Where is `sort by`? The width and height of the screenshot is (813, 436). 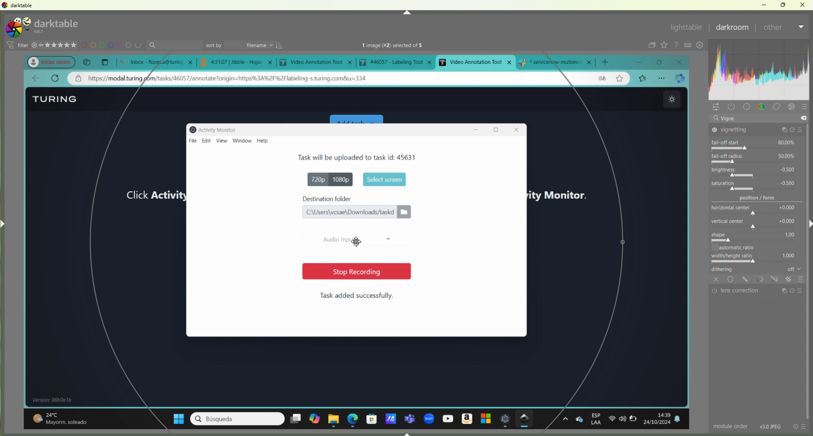 sort by is located at coordinates (244, 44).